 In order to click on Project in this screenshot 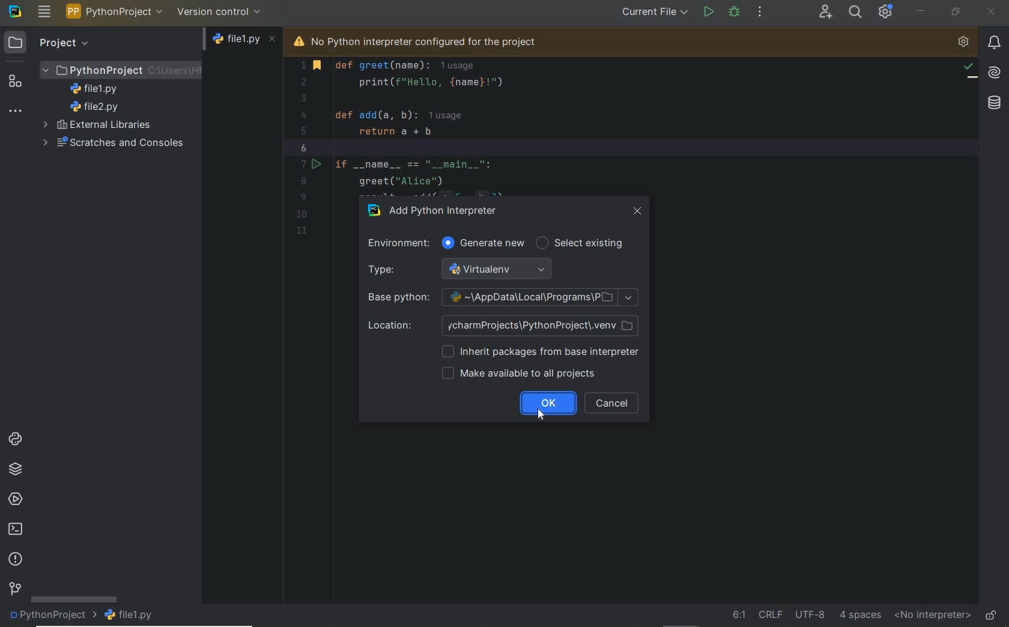, I will do `click(49, 42)`.